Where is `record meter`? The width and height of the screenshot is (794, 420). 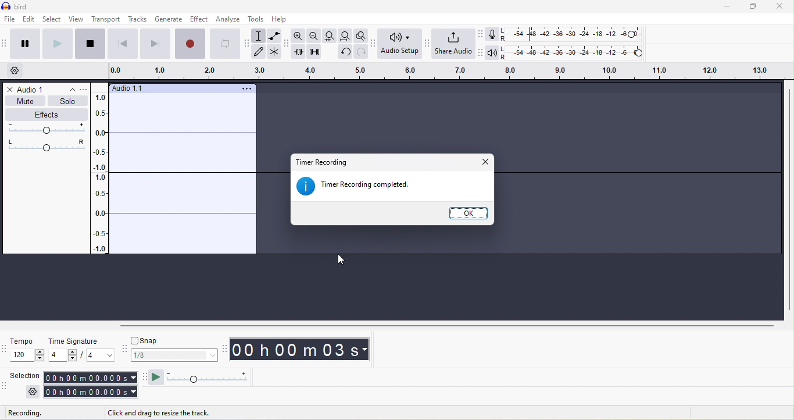
record meter is located at coordinates (493, 34).